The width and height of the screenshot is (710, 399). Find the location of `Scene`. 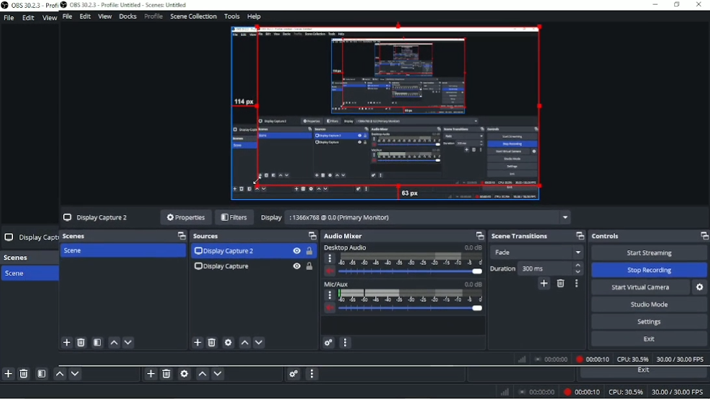

Scene is located at coordinates (81, 251).